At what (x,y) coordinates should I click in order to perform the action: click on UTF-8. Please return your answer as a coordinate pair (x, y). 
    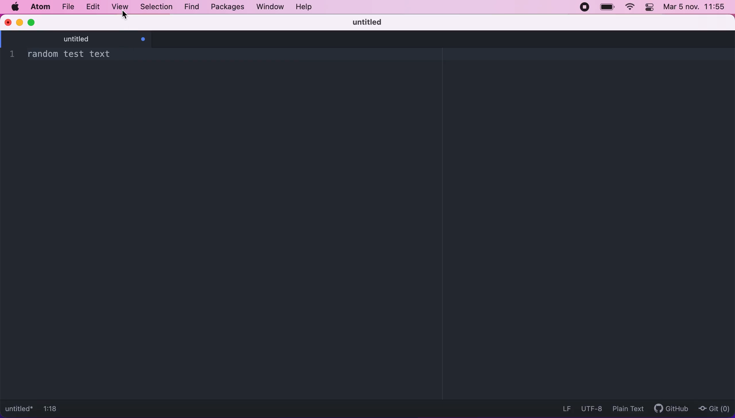
    Looking at the image, I should click on (592, 408).